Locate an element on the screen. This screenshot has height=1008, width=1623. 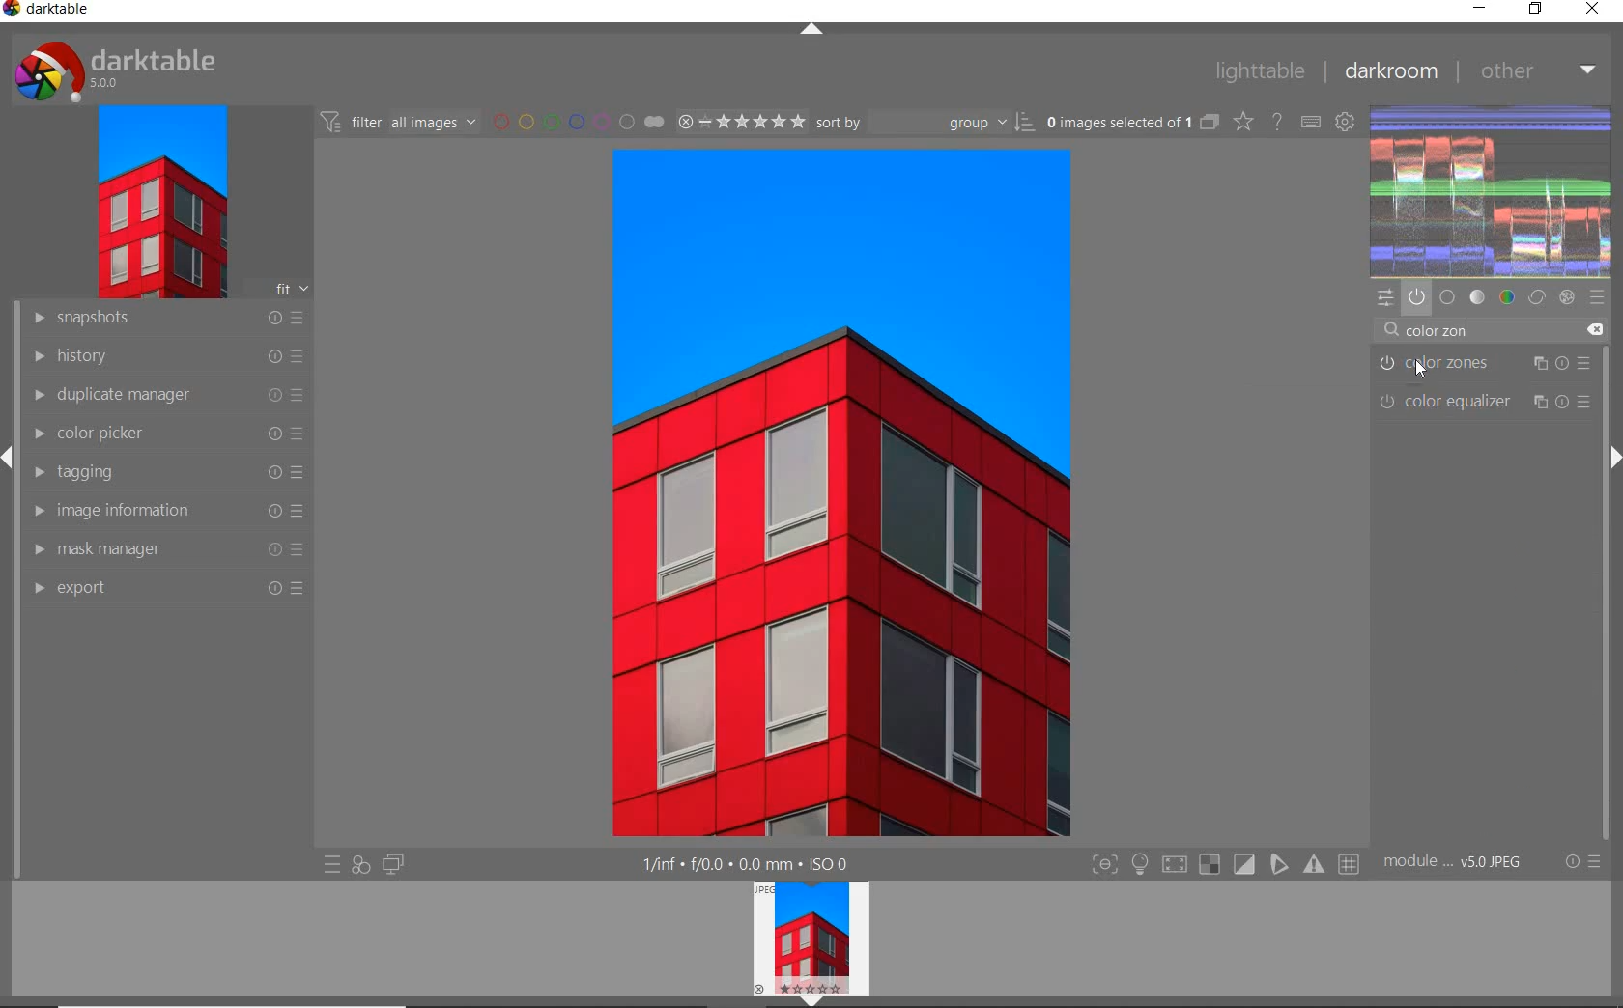
focus is located at coordinates (1103, 865).